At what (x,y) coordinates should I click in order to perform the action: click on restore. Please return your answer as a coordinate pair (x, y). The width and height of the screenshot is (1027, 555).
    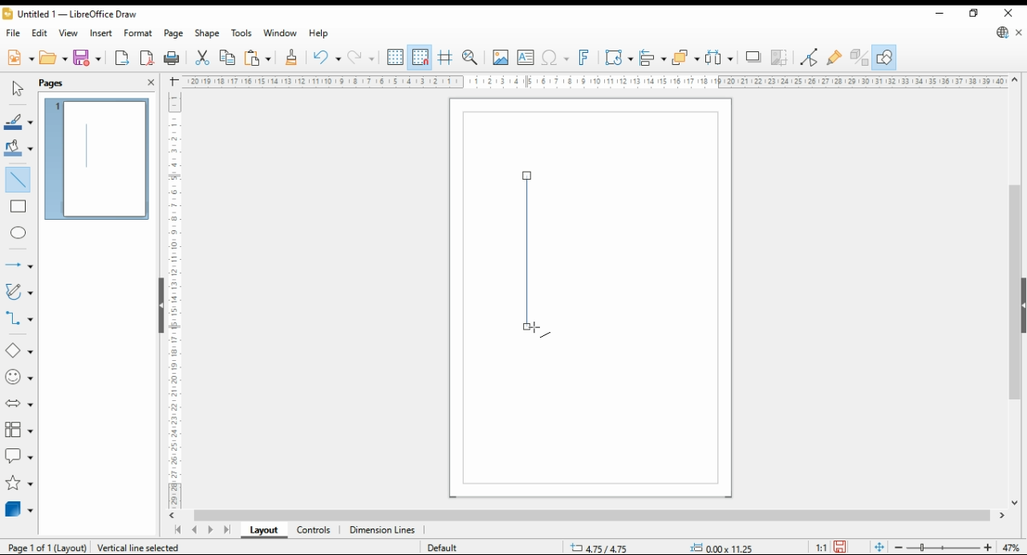
    Looking at the image, I should click on (976, 13).